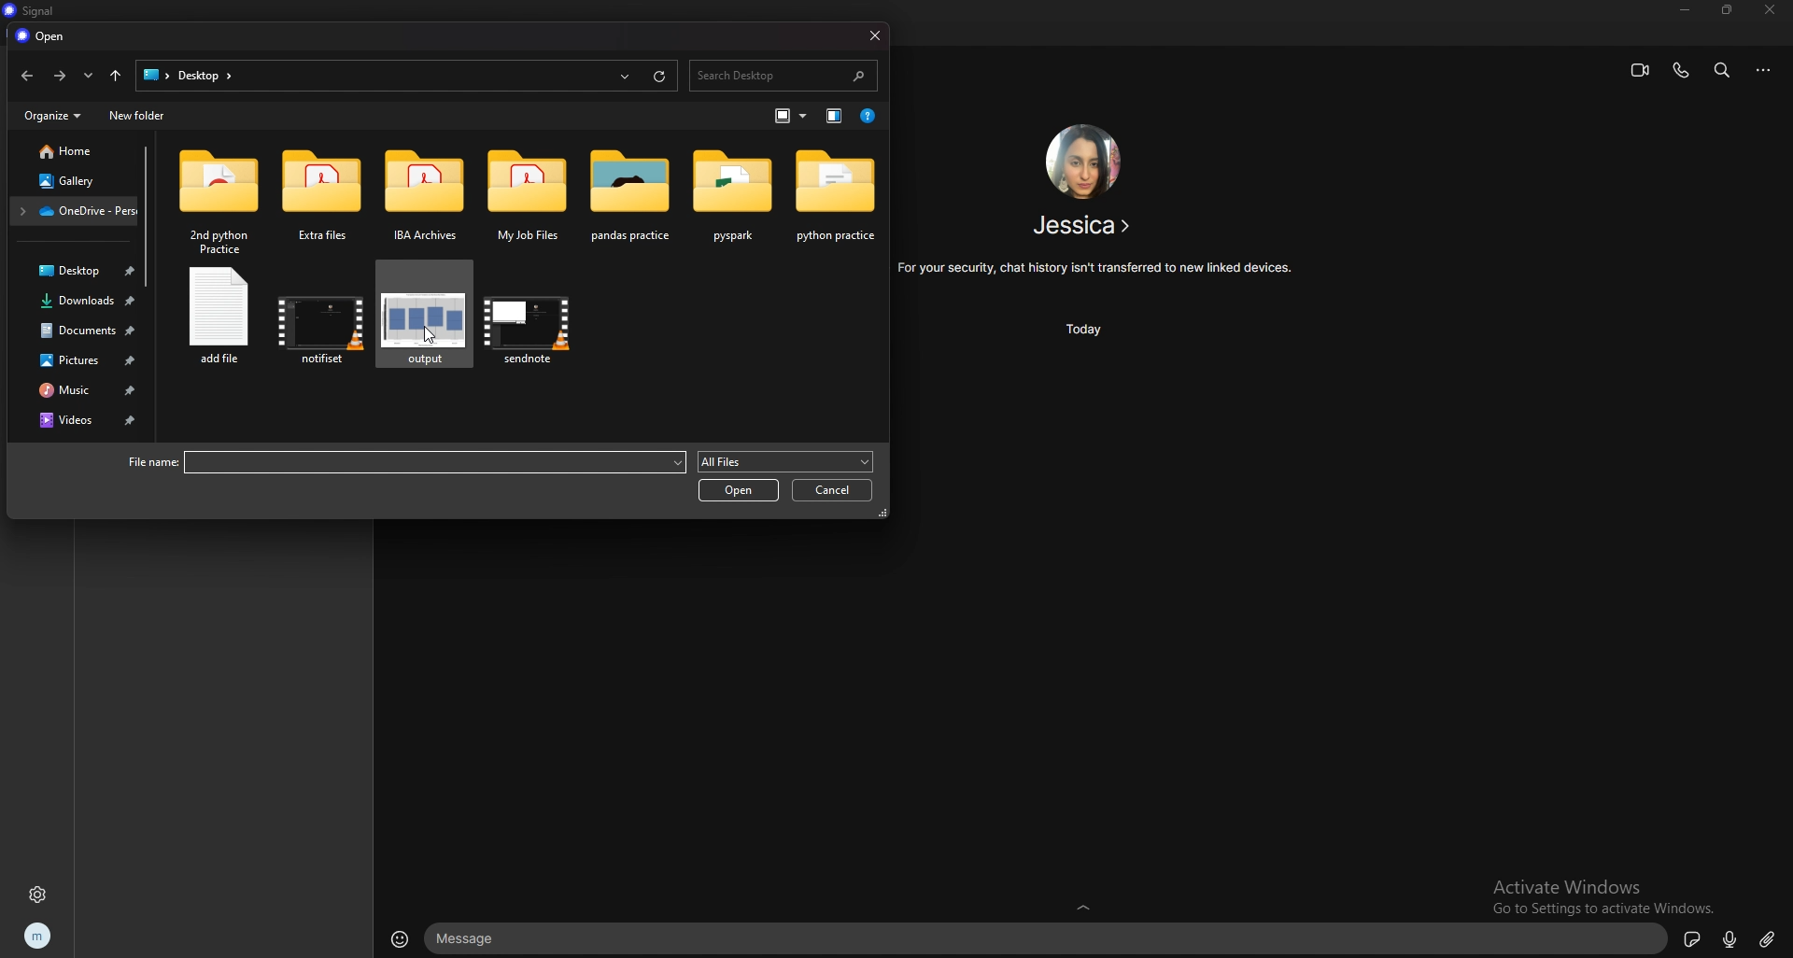  What do you see at coordinates (786, 461) in the screenshot?
I see `all files` at bounding box center [786, 461].